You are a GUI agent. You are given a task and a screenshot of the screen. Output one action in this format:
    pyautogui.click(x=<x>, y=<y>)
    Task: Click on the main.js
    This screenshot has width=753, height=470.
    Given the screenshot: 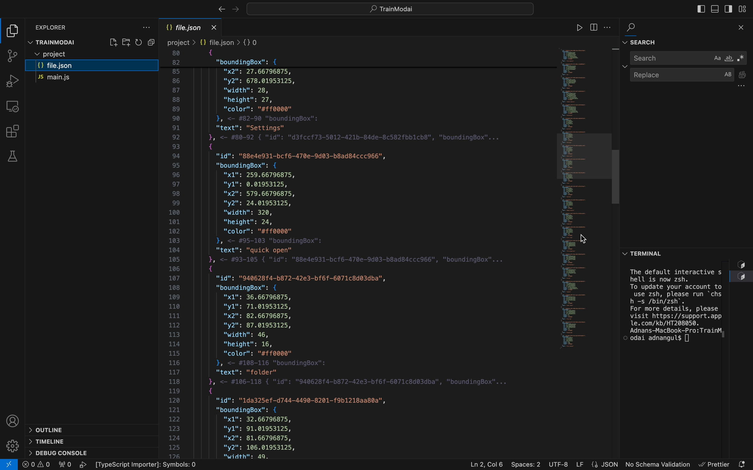 What is the action you would take?
    pyautogui.click(x=76, y=79)
    